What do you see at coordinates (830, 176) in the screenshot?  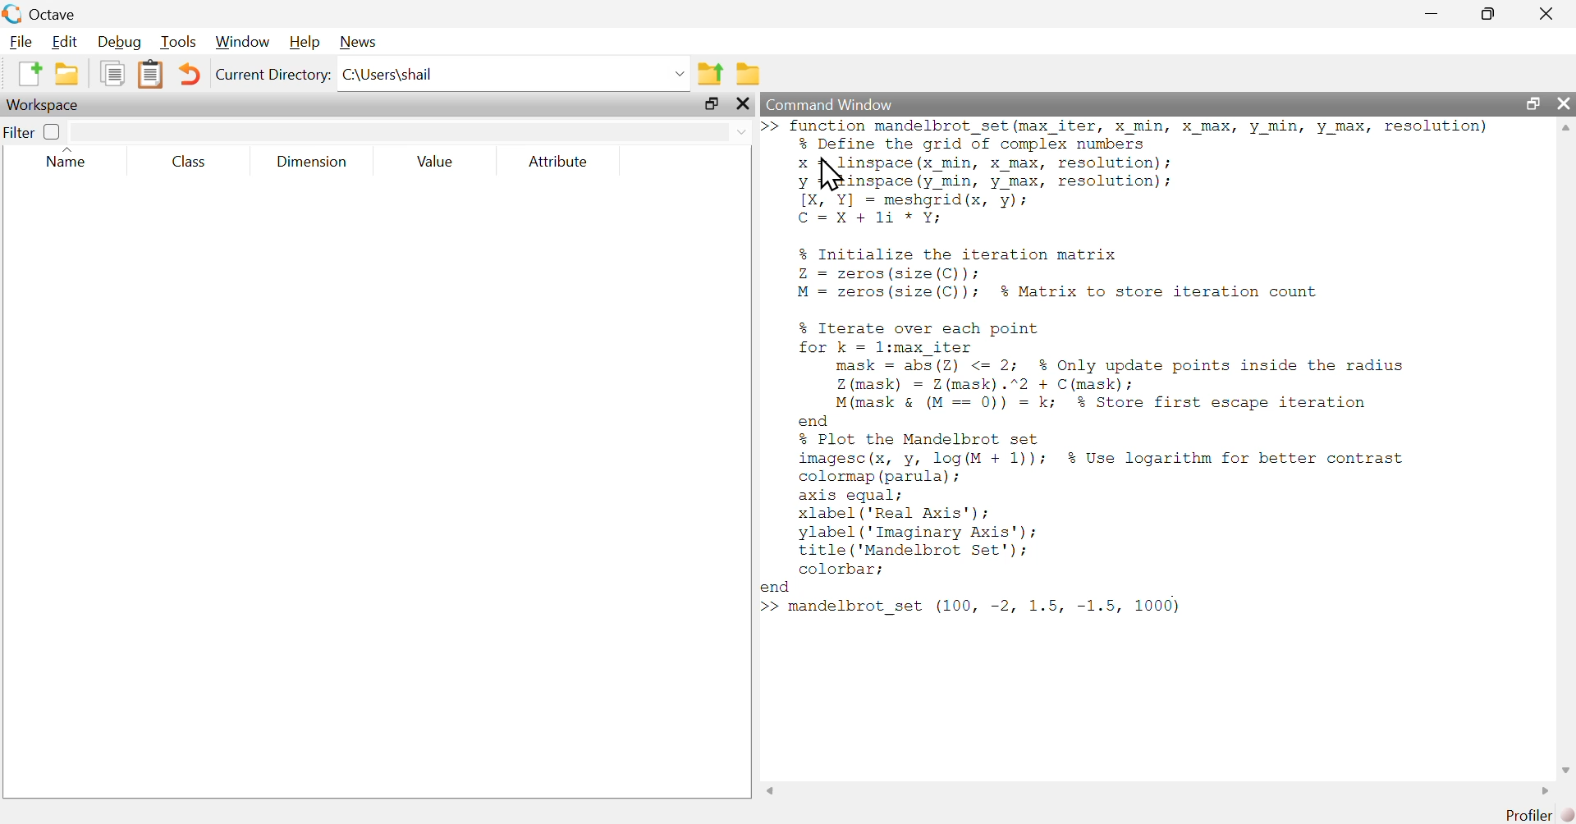 I see `Cursor` at bounding box center [830, 176].